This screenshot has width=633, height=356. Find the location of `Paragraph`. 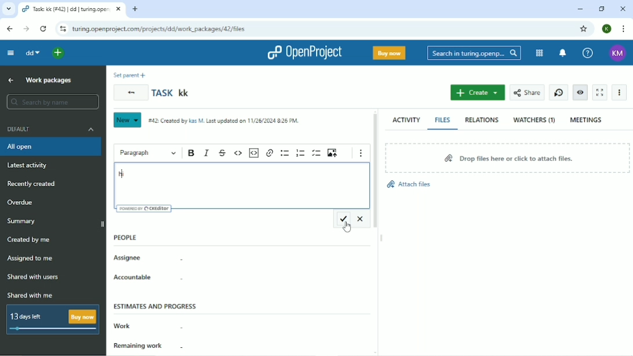

Paragraph is located at coordinates (148, 154).